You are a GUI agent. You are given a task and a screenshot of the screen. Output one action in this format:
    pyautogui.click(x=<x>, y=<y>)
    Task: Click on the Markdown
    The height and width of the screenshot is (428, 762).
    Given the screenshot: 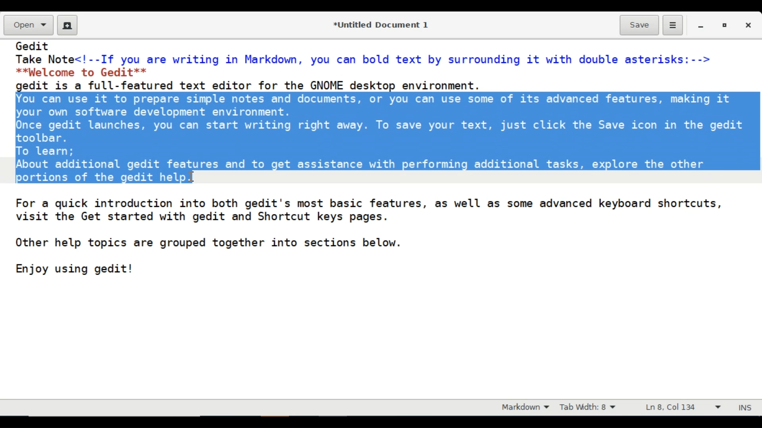 What is the action you would take?
    pyautogui.click(x=523, y=408)
    